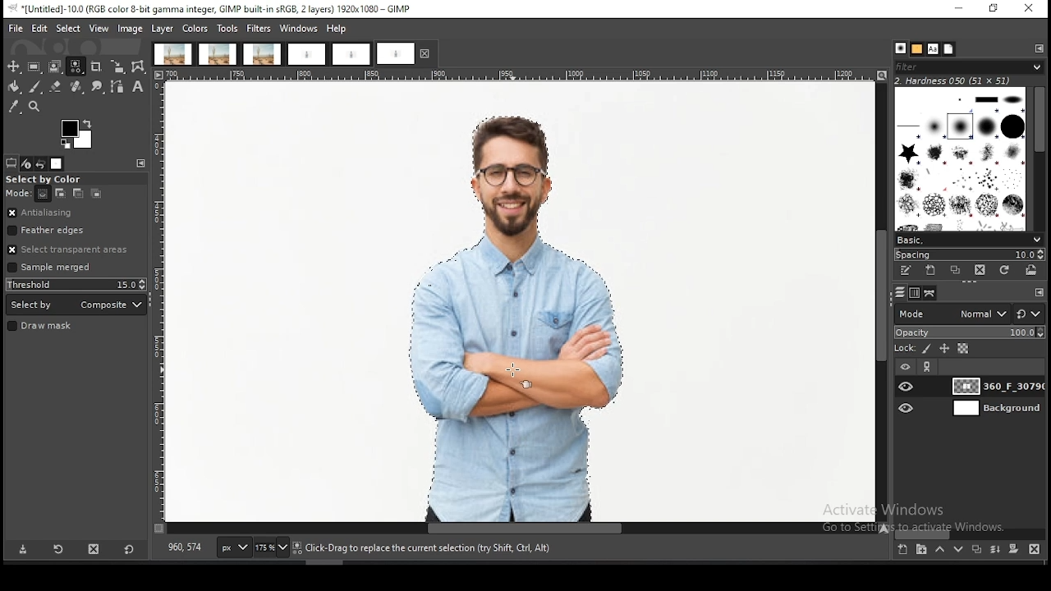 The height and width of the screenshot is (591, 1051). I want to click on move tool, so click(13, 66).